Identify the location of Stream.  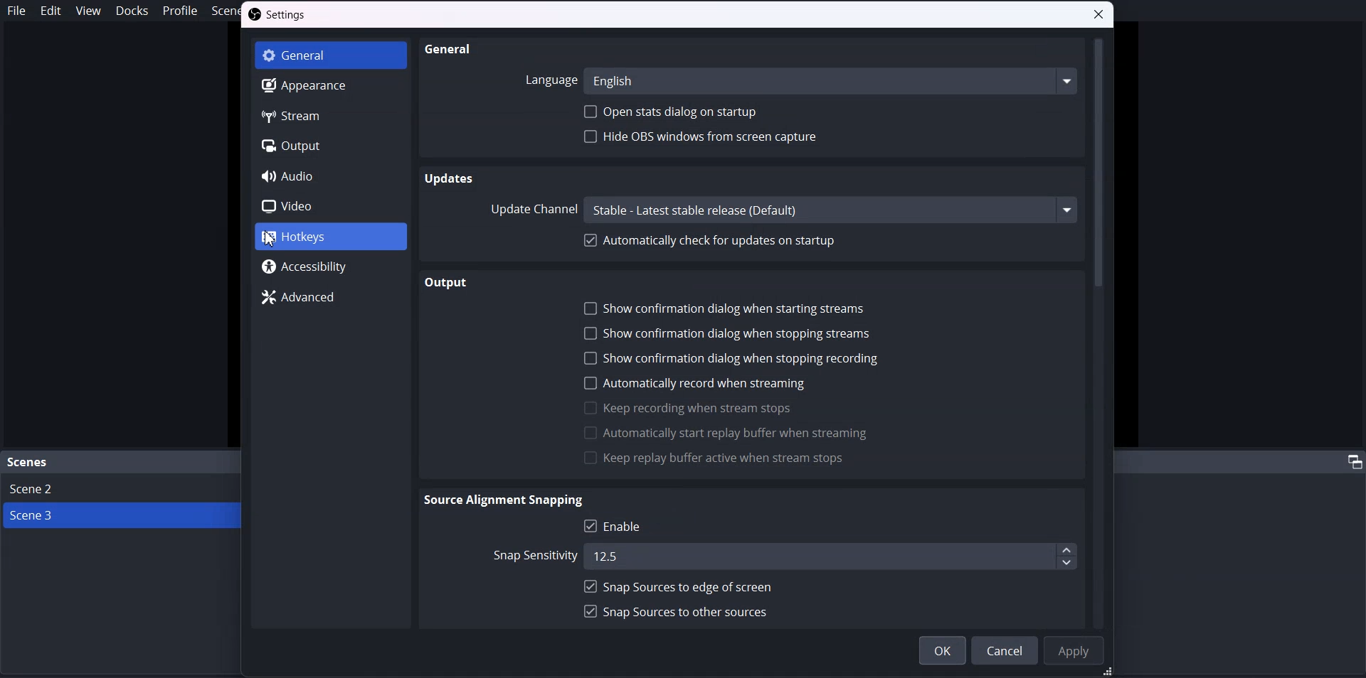
(329, 115).